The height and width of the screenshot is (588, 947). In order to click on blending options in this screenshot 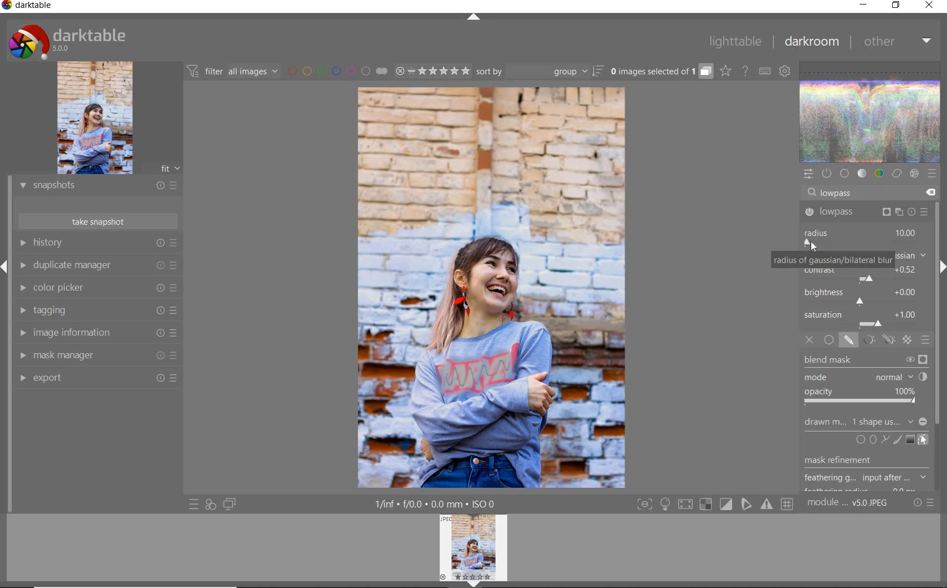, I will do `click(926, 340)`.